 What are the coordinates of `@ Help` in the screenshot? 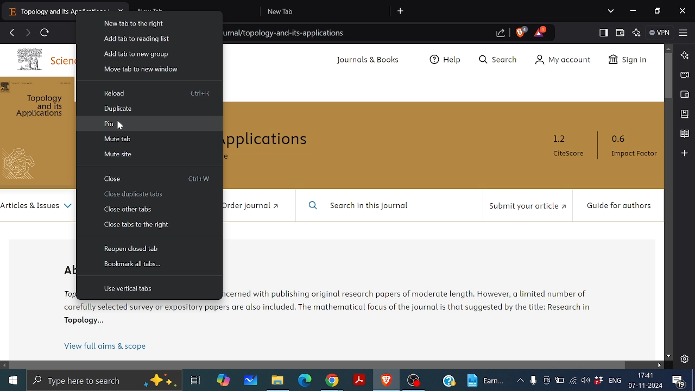 It's located at (446, 61).